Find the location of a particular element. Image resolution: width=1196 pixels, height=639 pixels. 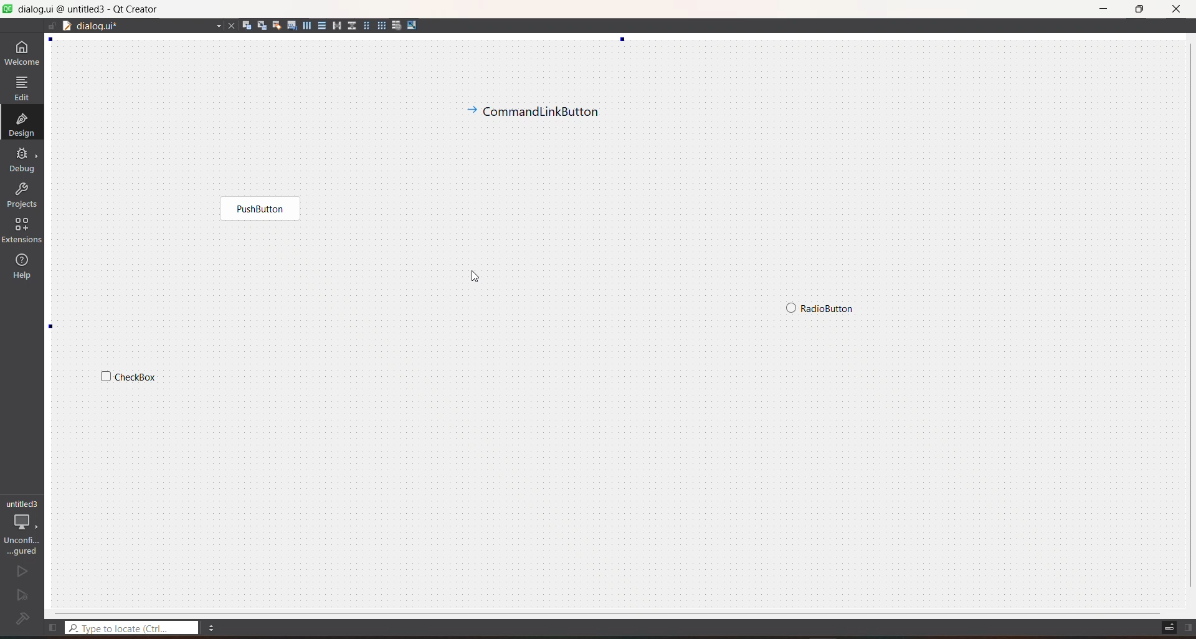

run is located at coordinates (21, 572).